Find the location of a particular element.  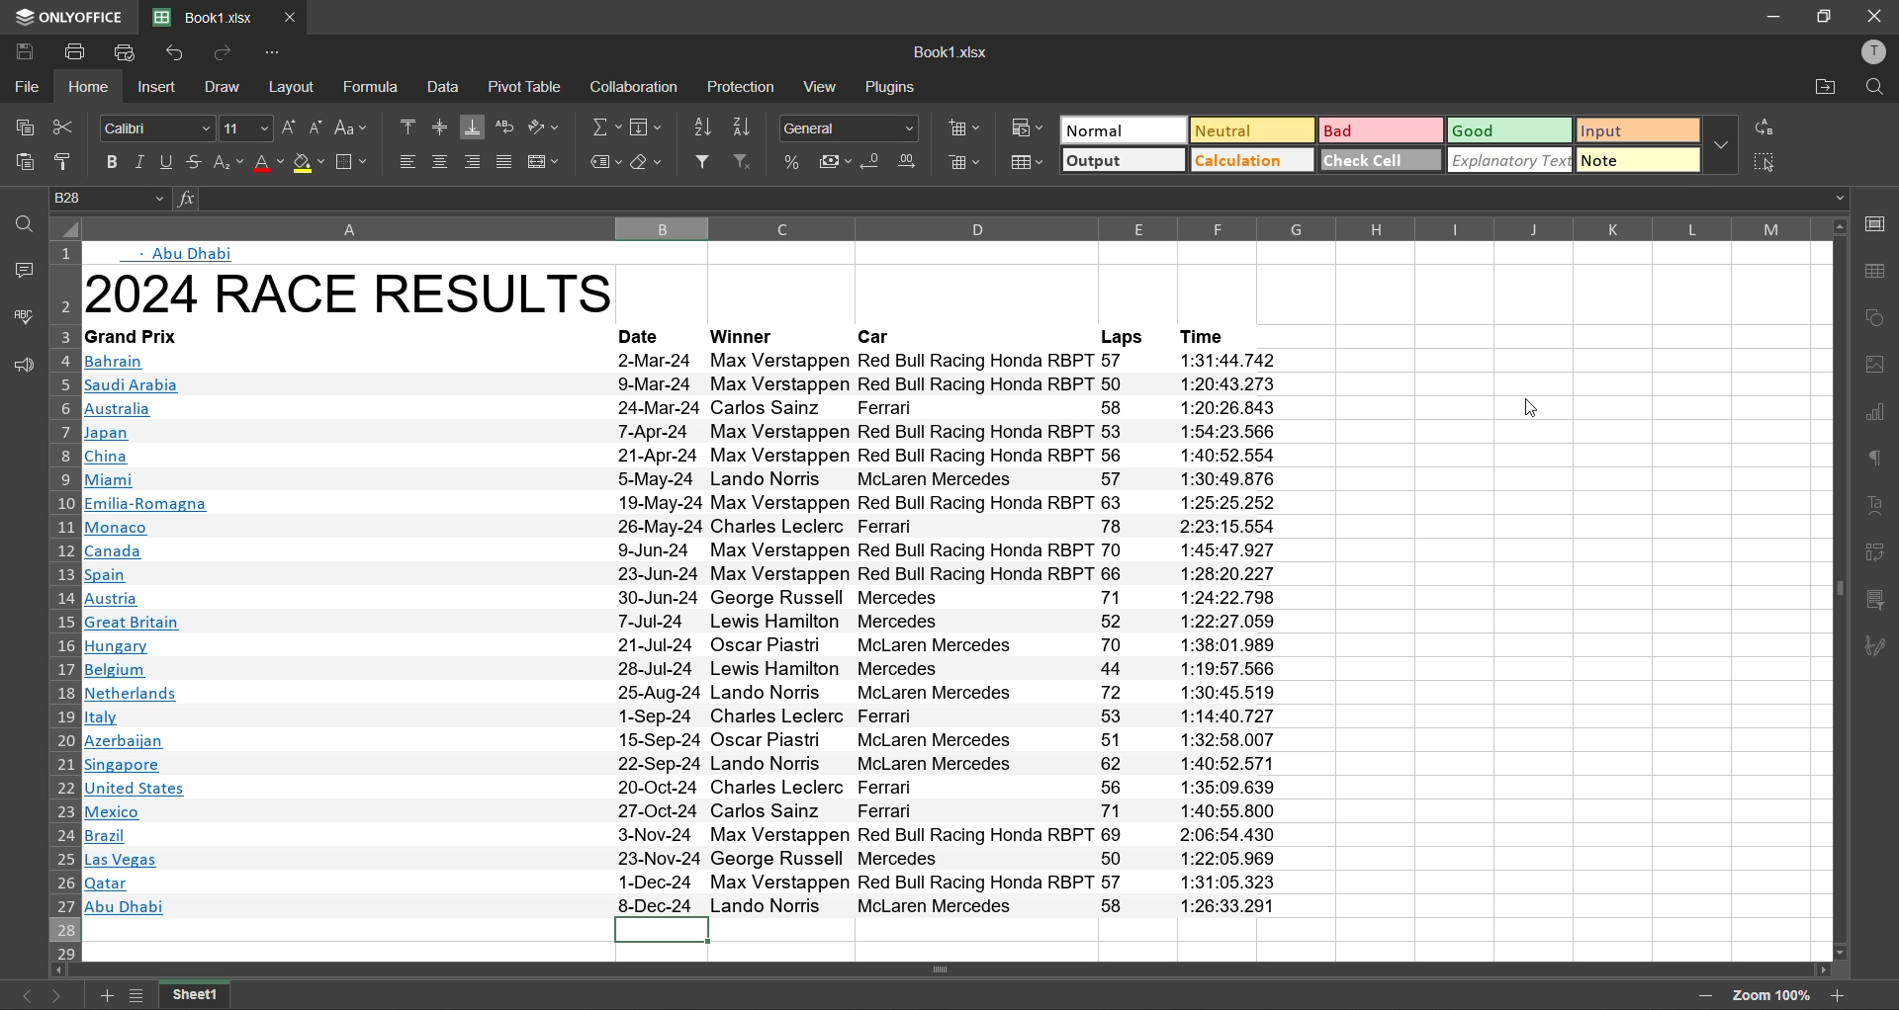

align left is located at coordinates (407, 162).